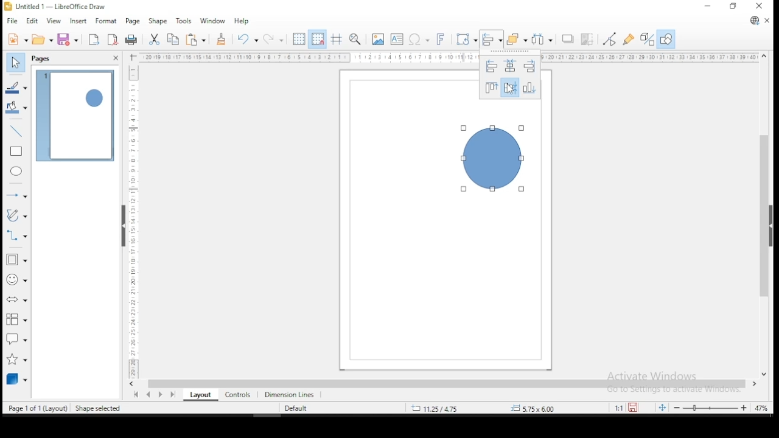  Describe the element at coordinates (761, 409) in the screenshot. I see `zoom level` at that location.